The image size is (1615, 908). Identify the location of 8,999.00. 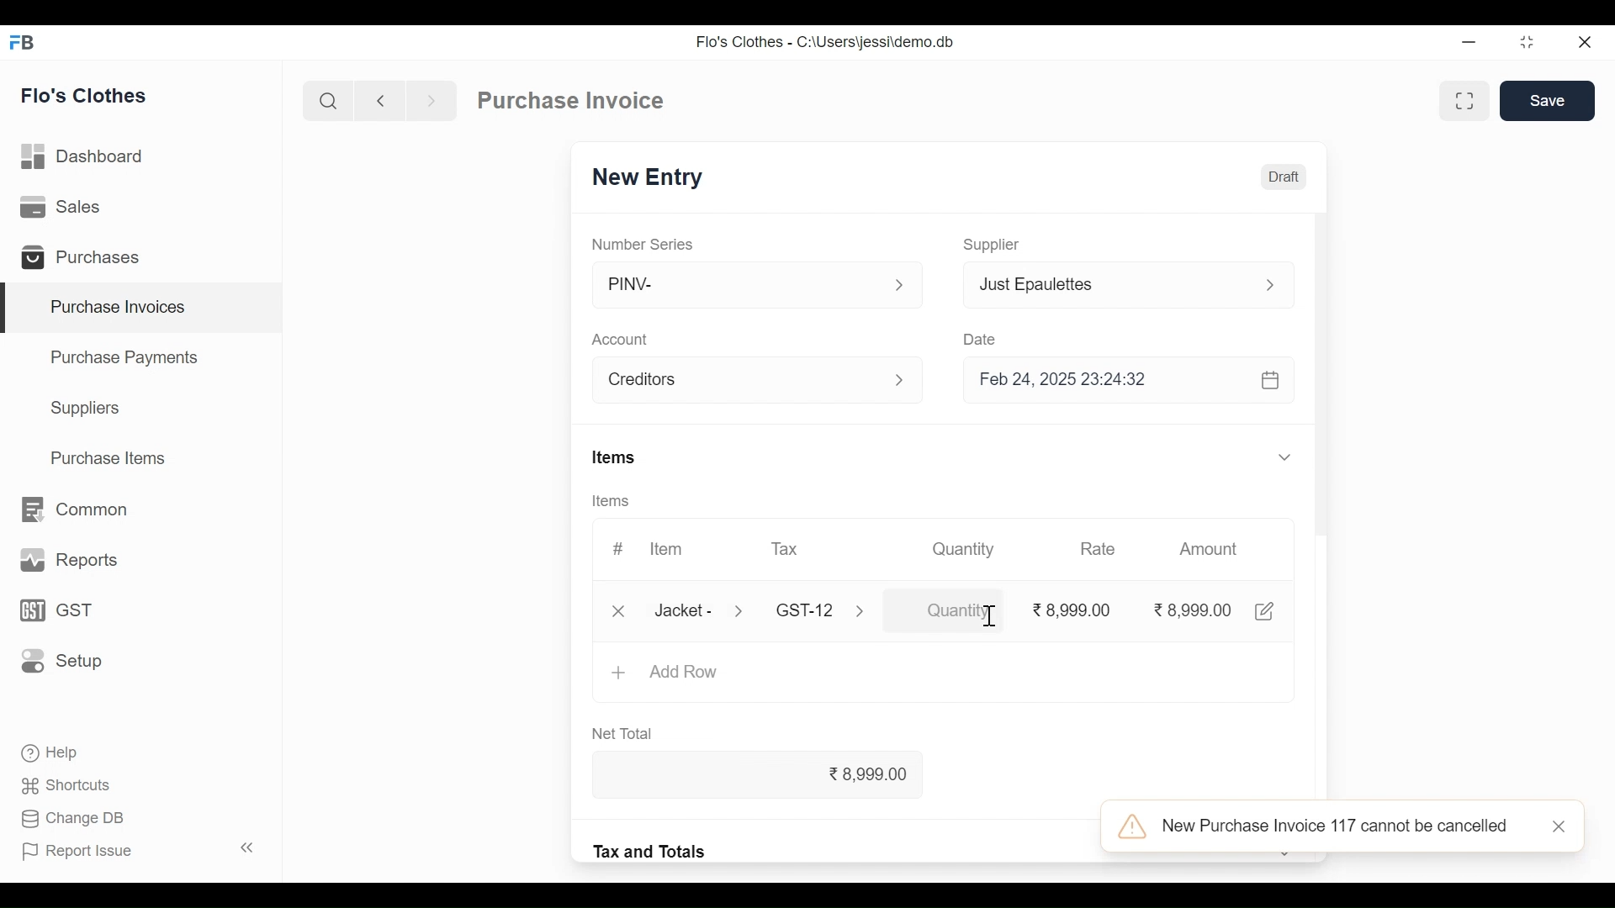
(1072, 610).